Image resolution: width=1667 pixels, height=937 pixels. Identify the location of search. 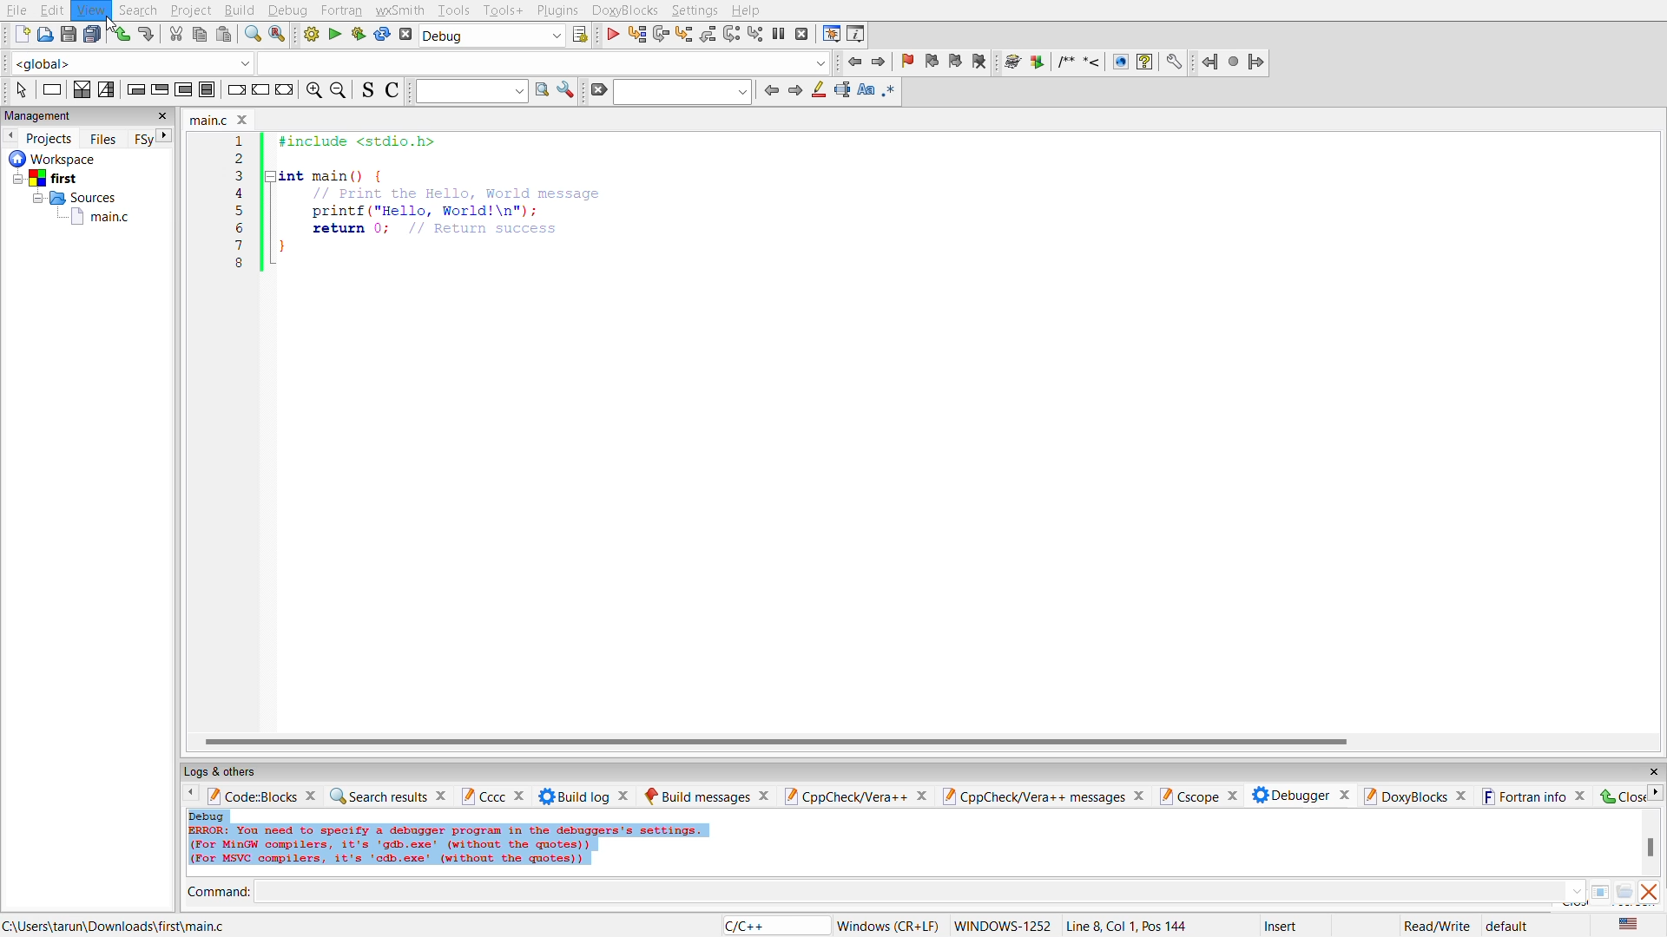
(139, 10).